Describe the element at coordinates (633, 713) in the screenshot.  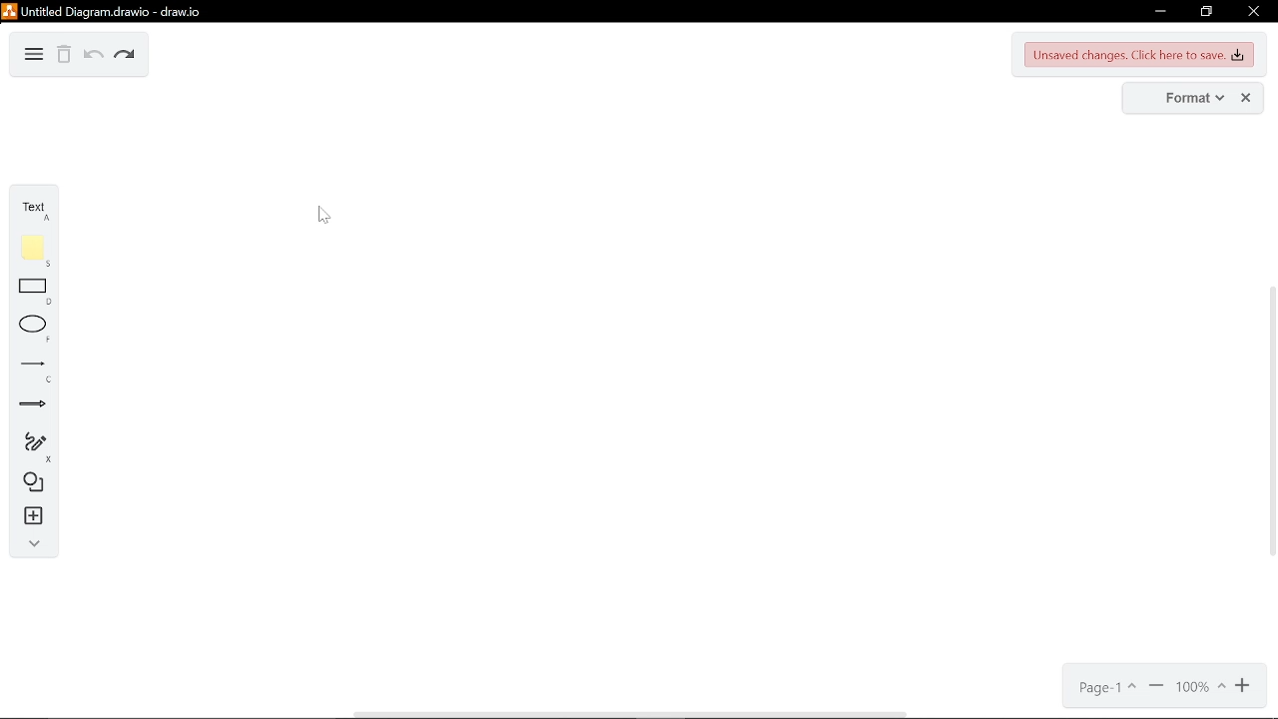
I see `horizontal scroll bar` at that location.